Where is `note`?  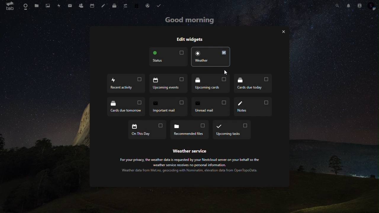 note is located at coordinates (104, 6).